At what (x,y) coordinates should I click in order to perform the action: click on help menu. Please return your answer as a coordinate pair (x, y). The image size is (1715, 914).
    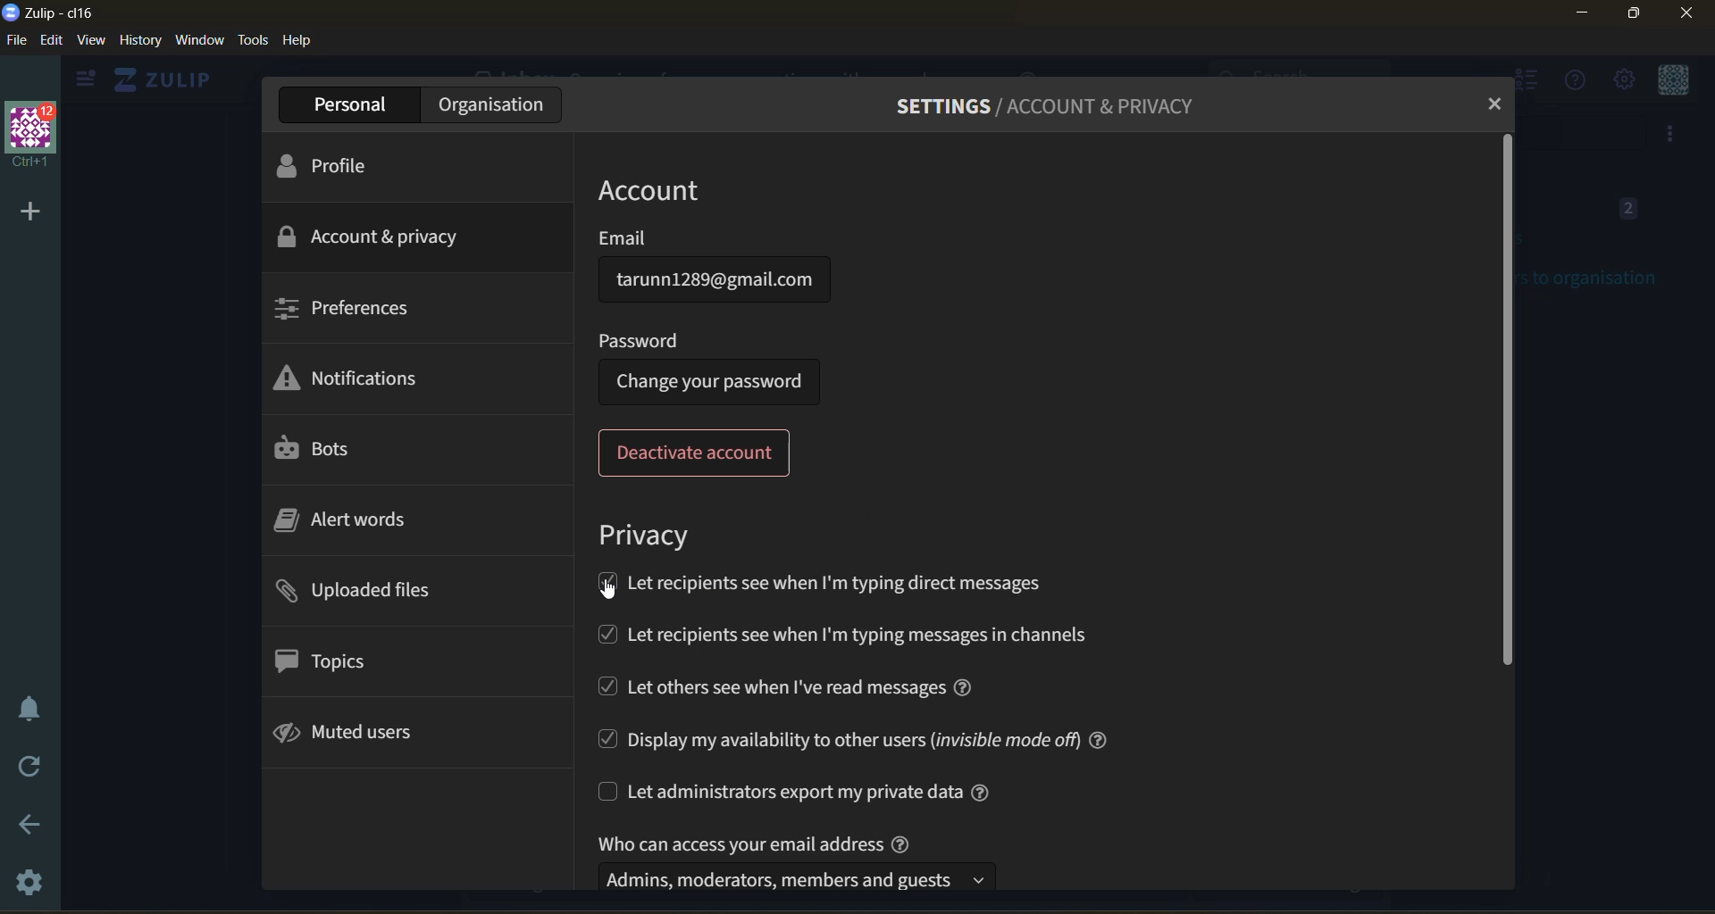
    Looking at the image, I should click on (1571, 82).